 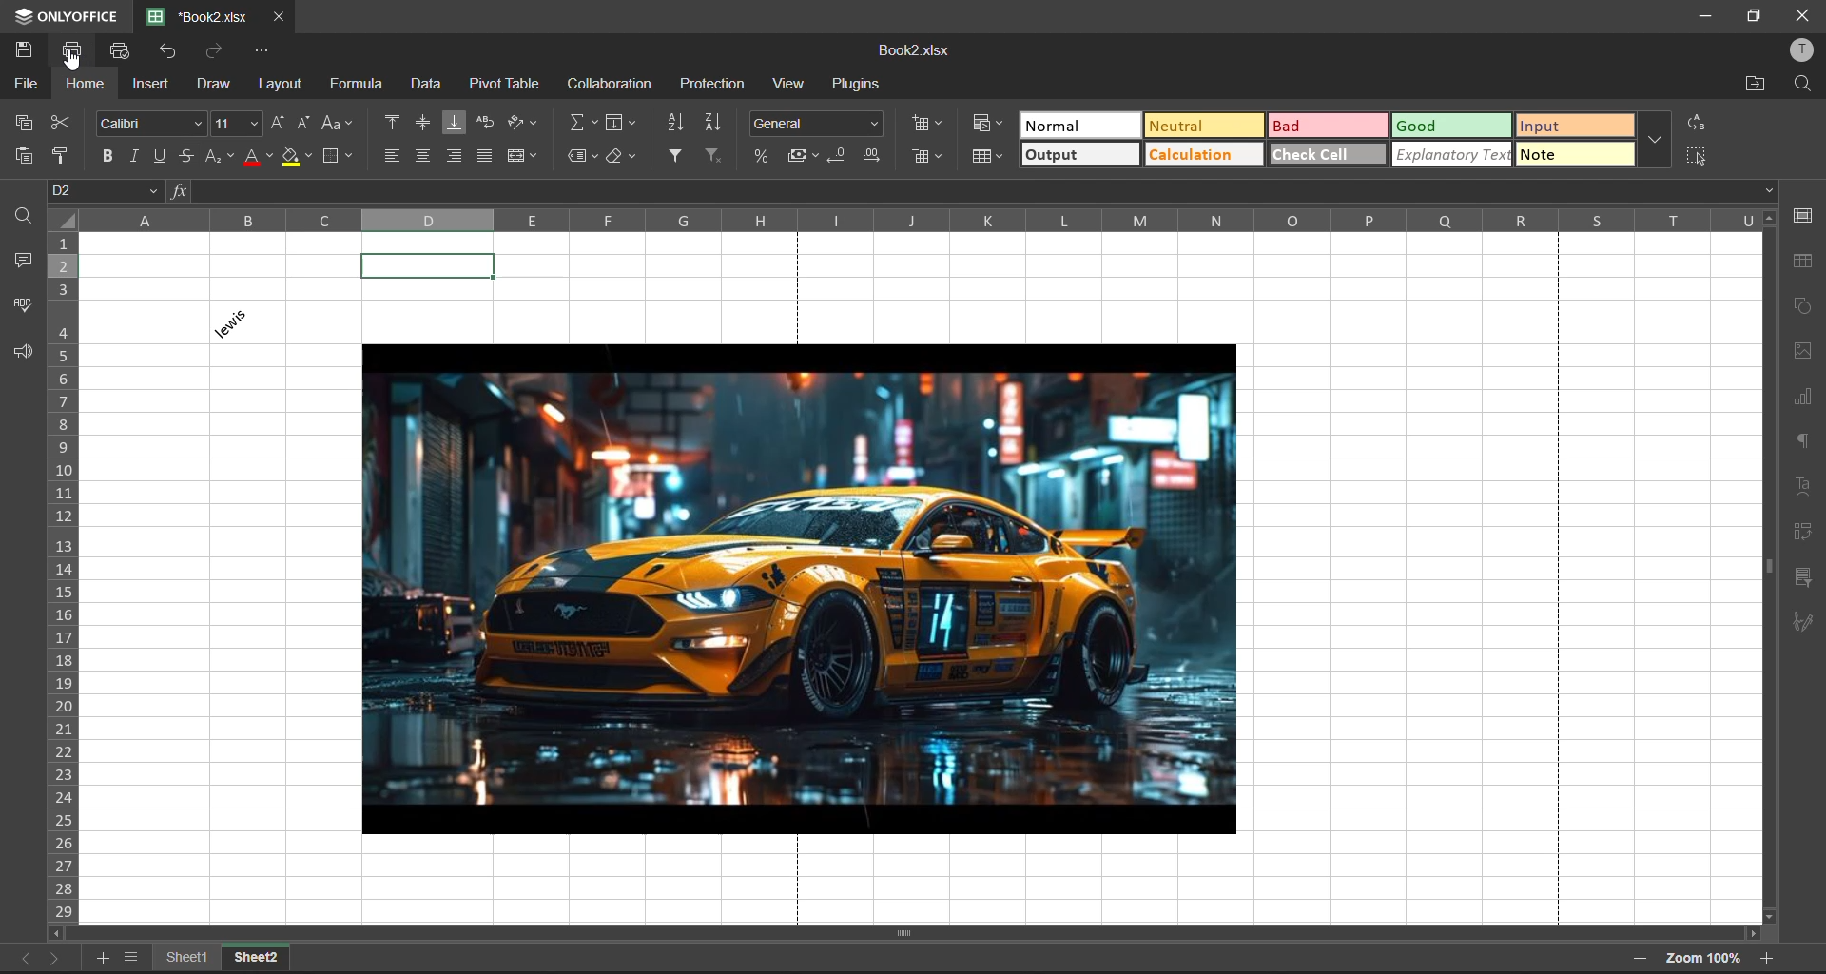 I want to click on plugins, so click(x=859, y=85).